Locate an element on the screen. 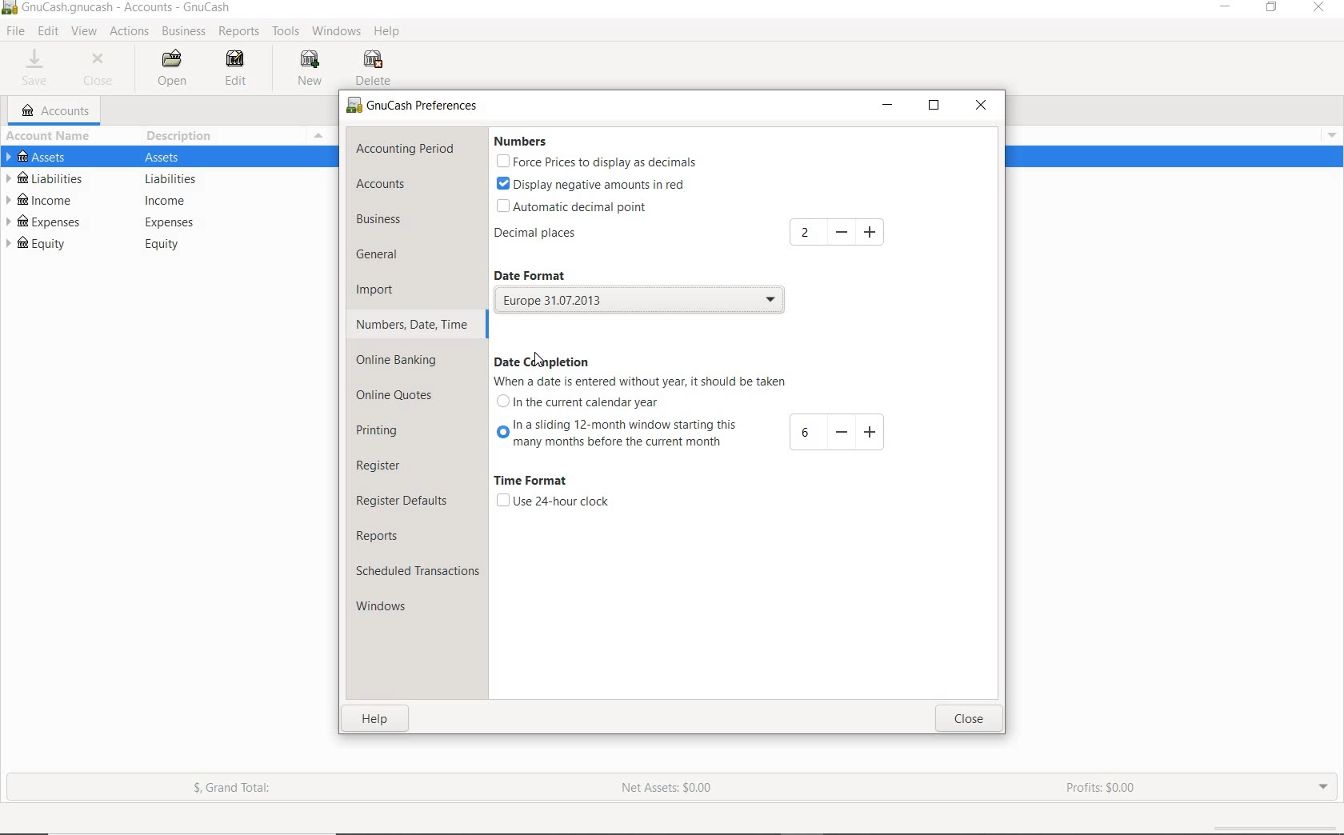  REPORTS is located at coordinates (239, 32).